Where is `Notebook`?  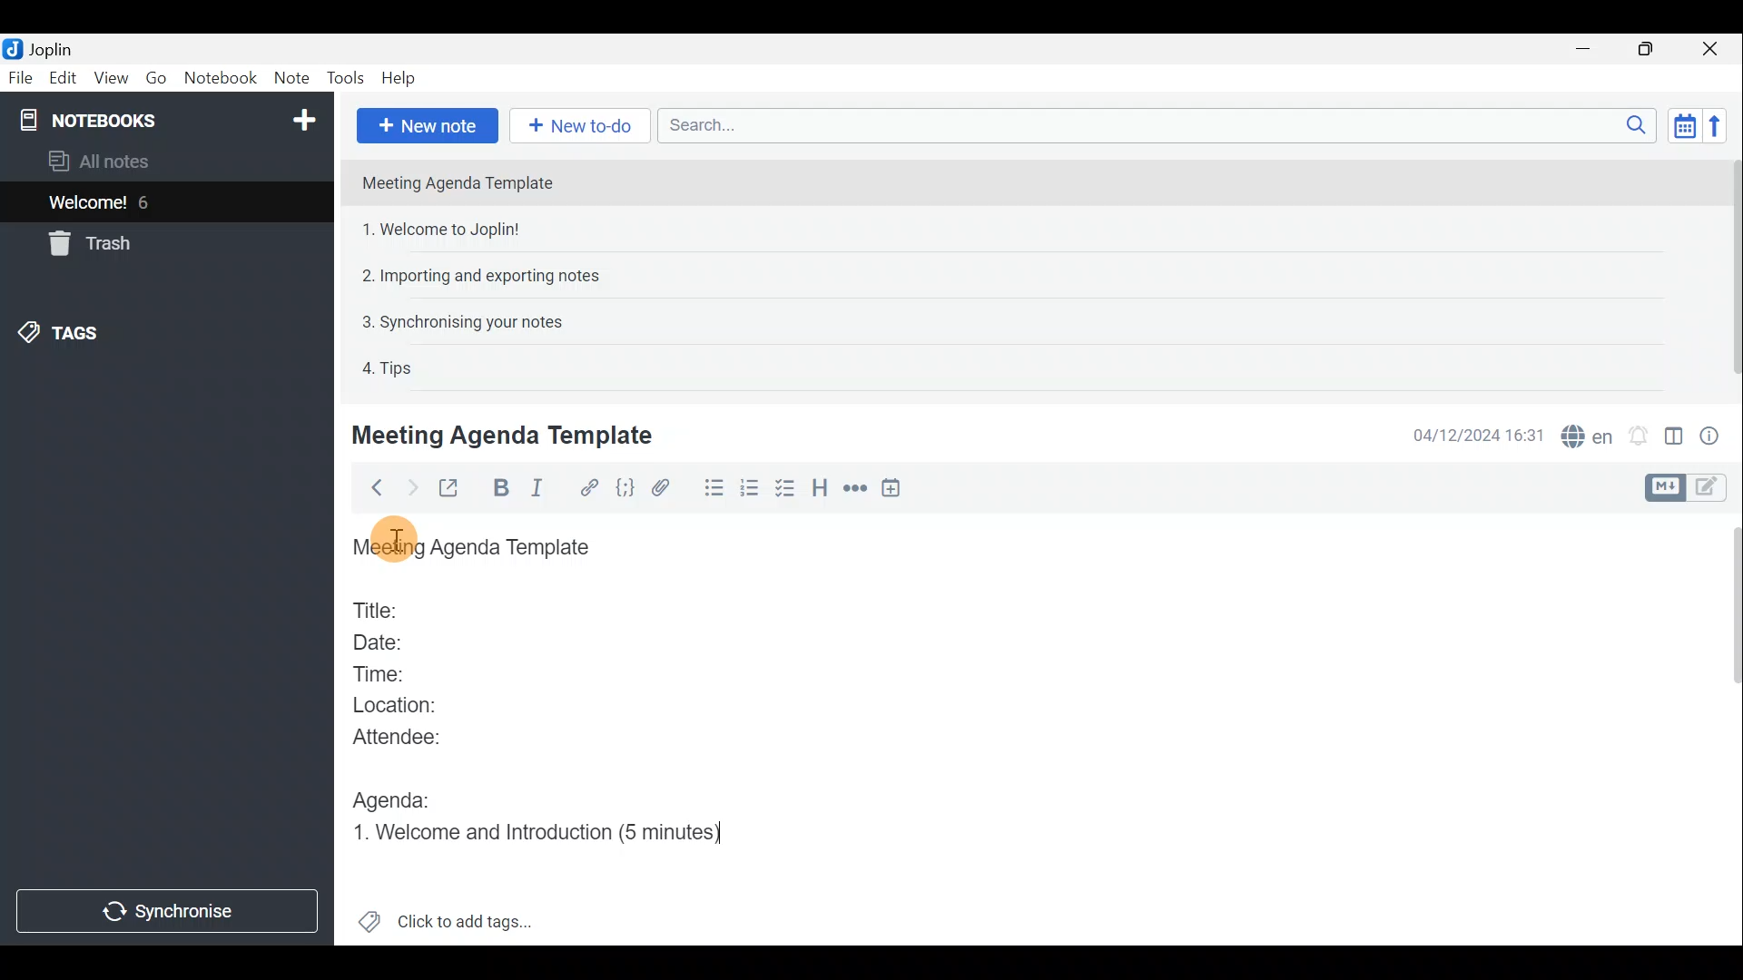 Notebook is located at coordinates (219, 77).